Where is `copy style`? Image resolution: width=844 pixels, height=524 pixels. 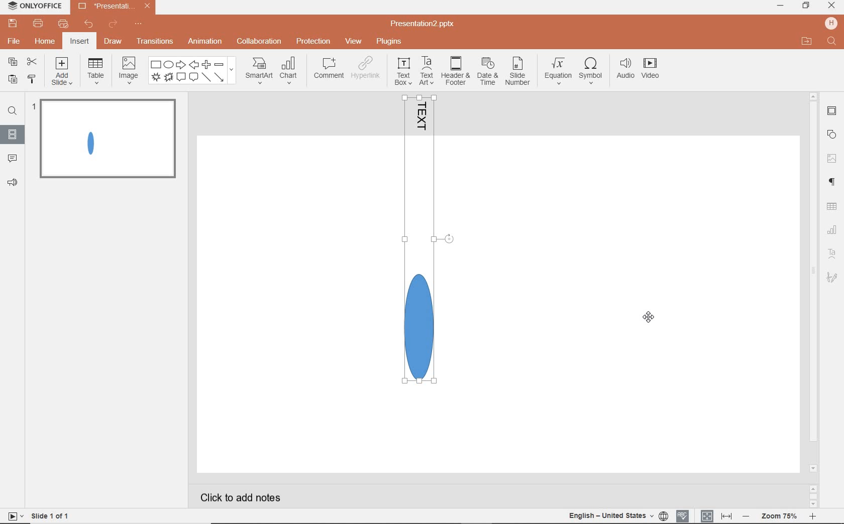 copy style is located at coordinates (32, 79).